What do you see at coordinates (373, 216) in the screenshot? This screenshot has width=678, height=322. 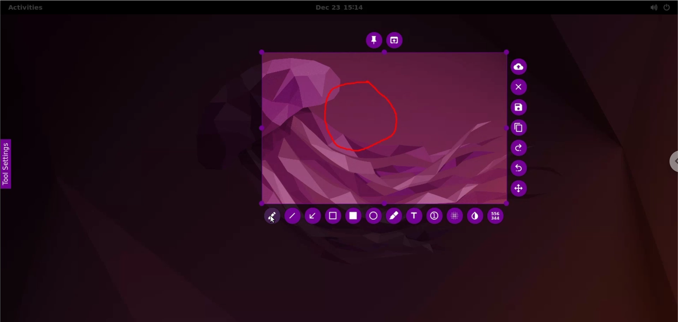 I see `circle tool` at bounding box center [373, 216].